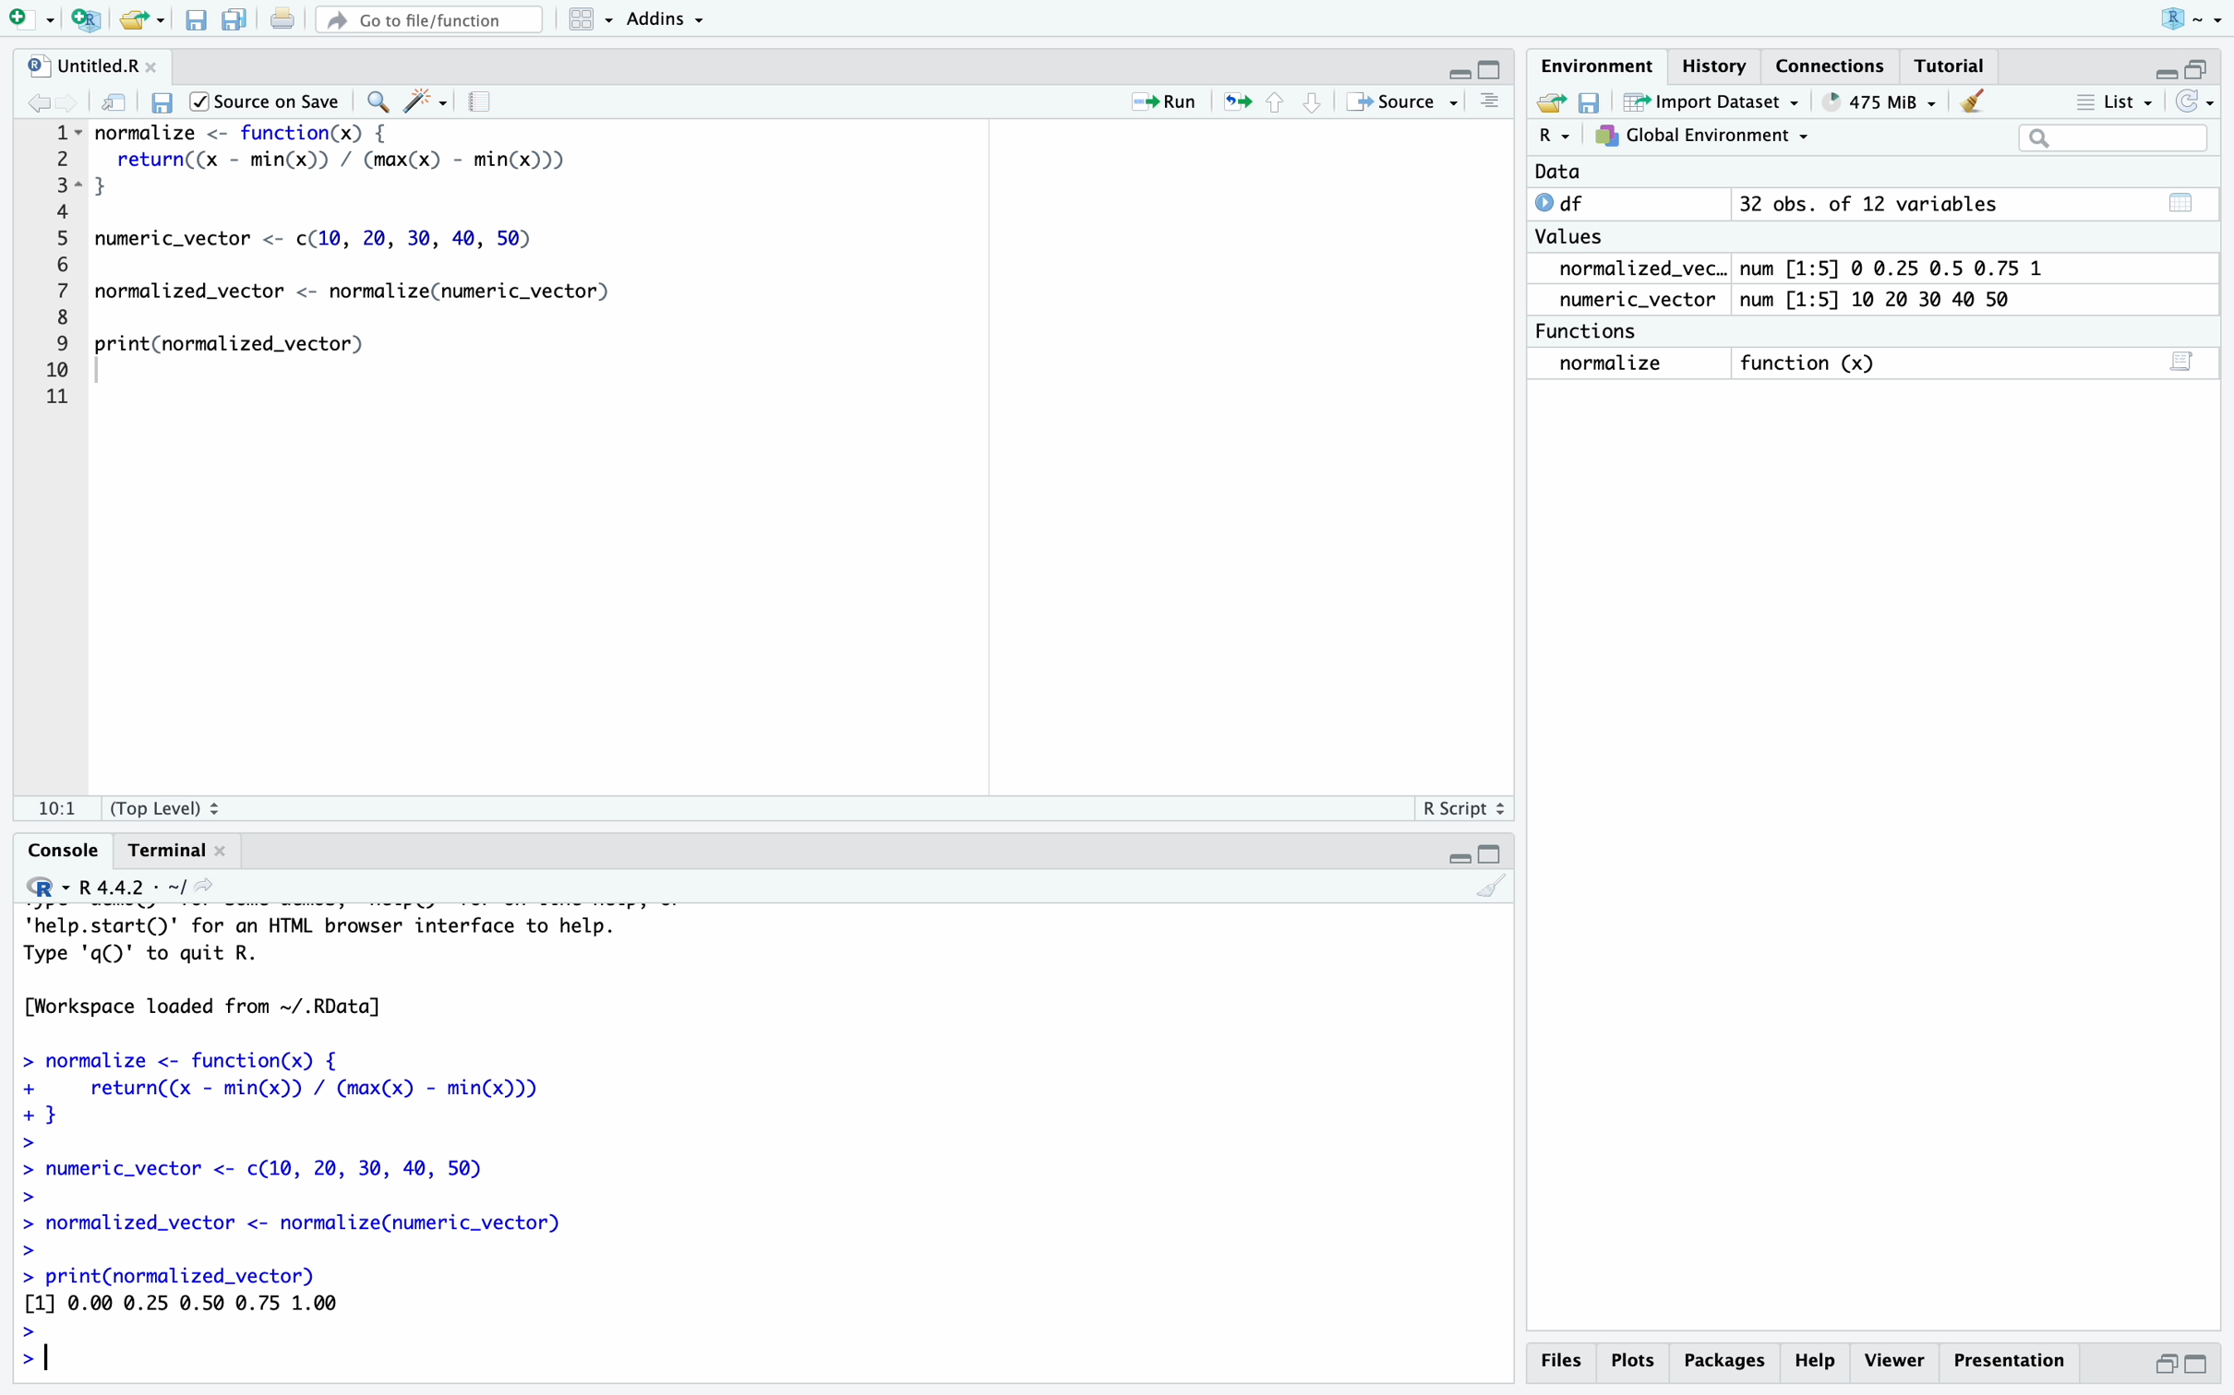 The height and width of the screenshot is (1395, 2234). I want to click on Maximize, so click(1493, 71).